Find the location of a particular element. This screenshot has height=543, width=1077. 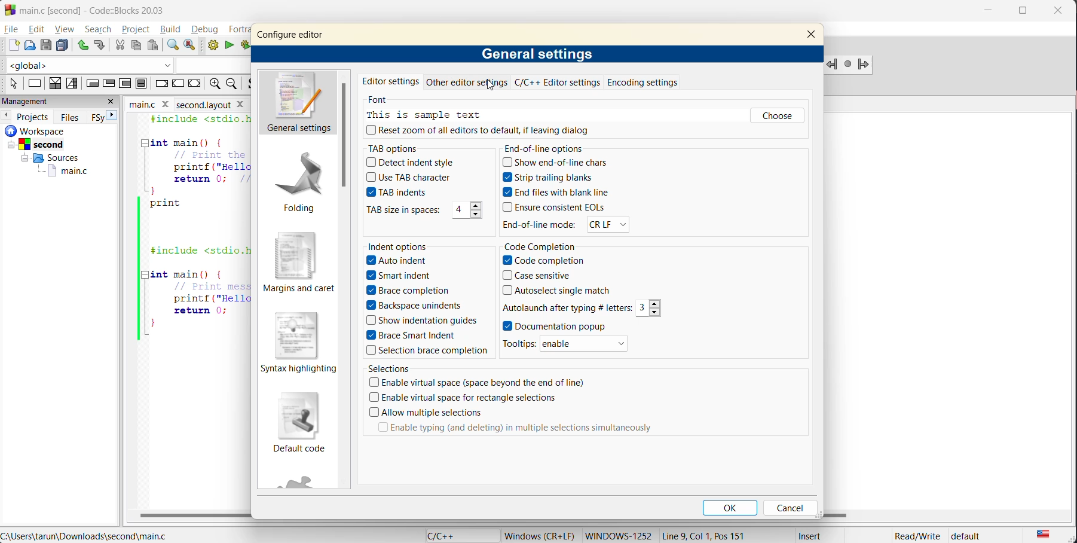

save is located at coordinates (46, 45).